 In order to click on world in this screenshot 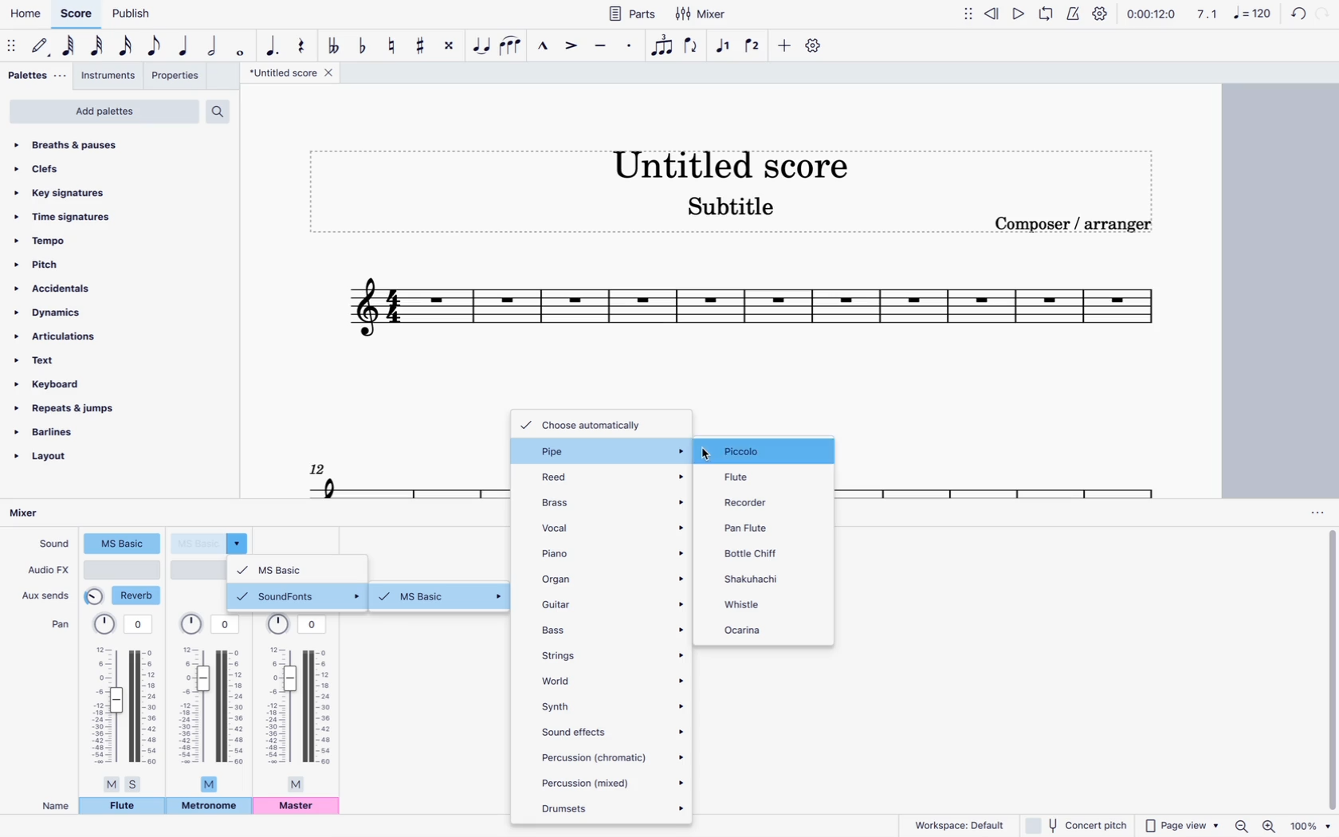, I will do `click(615, 678)`.